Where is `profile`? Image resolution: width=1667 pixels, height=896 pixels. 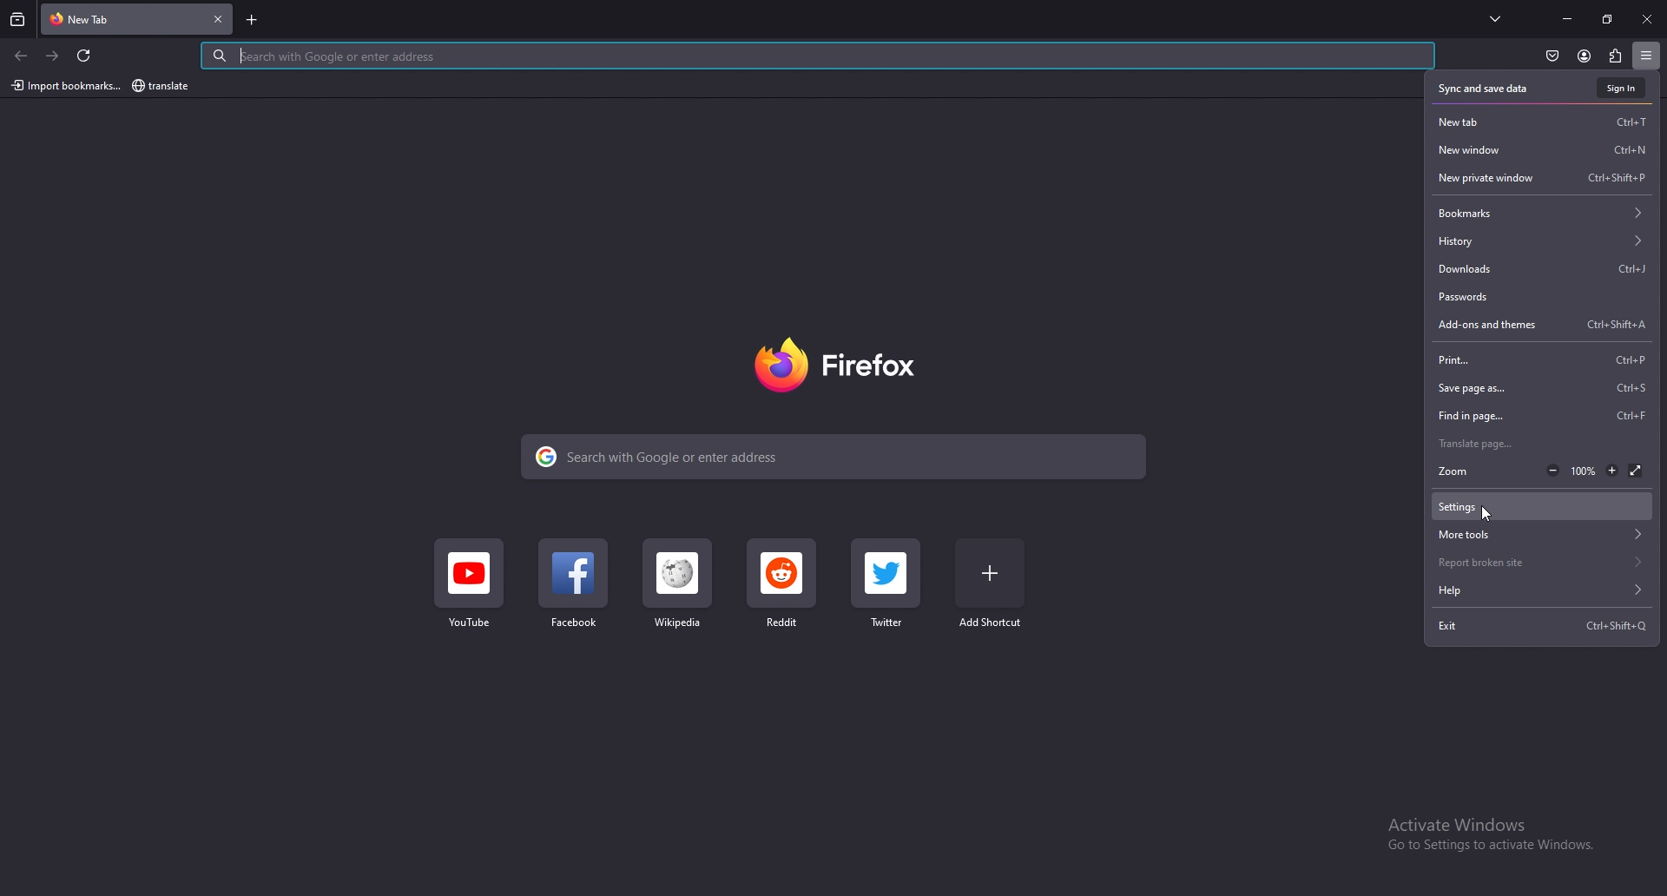
profile is located at coordinates (1585, 57).